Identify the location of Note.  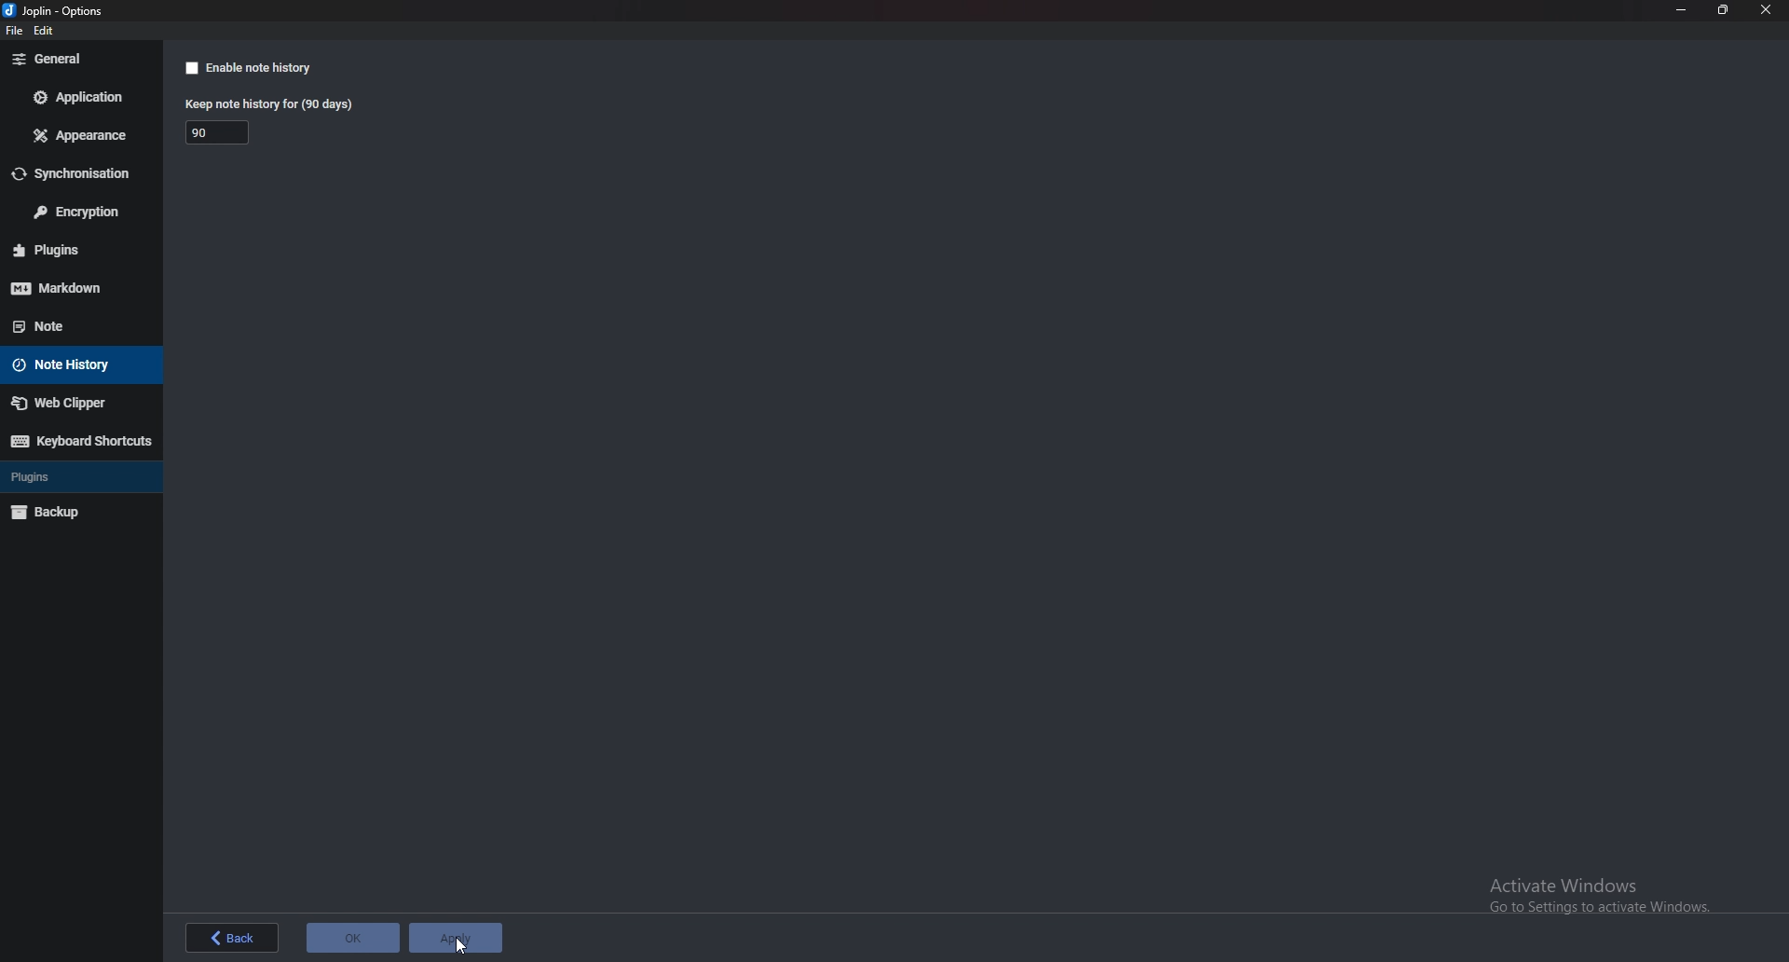
(71, 324).